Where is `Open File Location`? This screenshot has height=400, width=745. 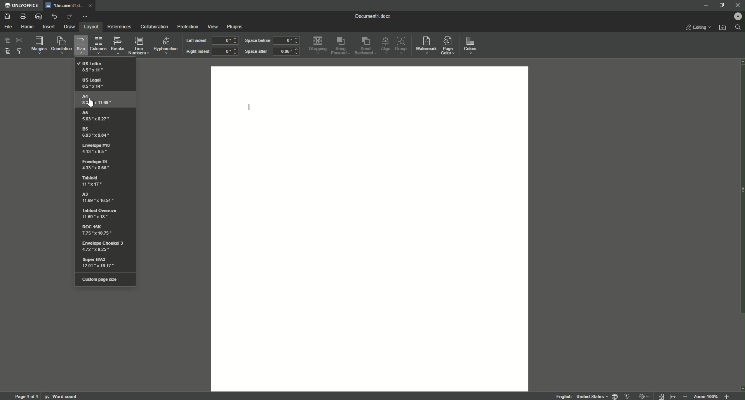 Open File Location is located at coordinates (722, 28).